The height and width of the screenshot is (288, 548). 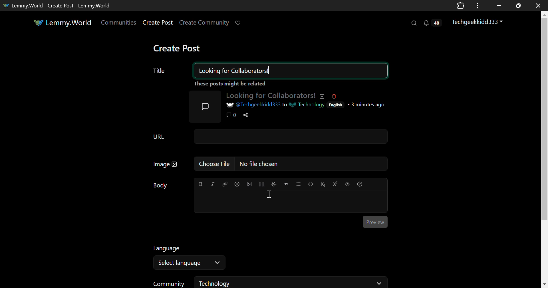 I want to click on Cursor on Post Body Textbox, so click(x=270, y=195).